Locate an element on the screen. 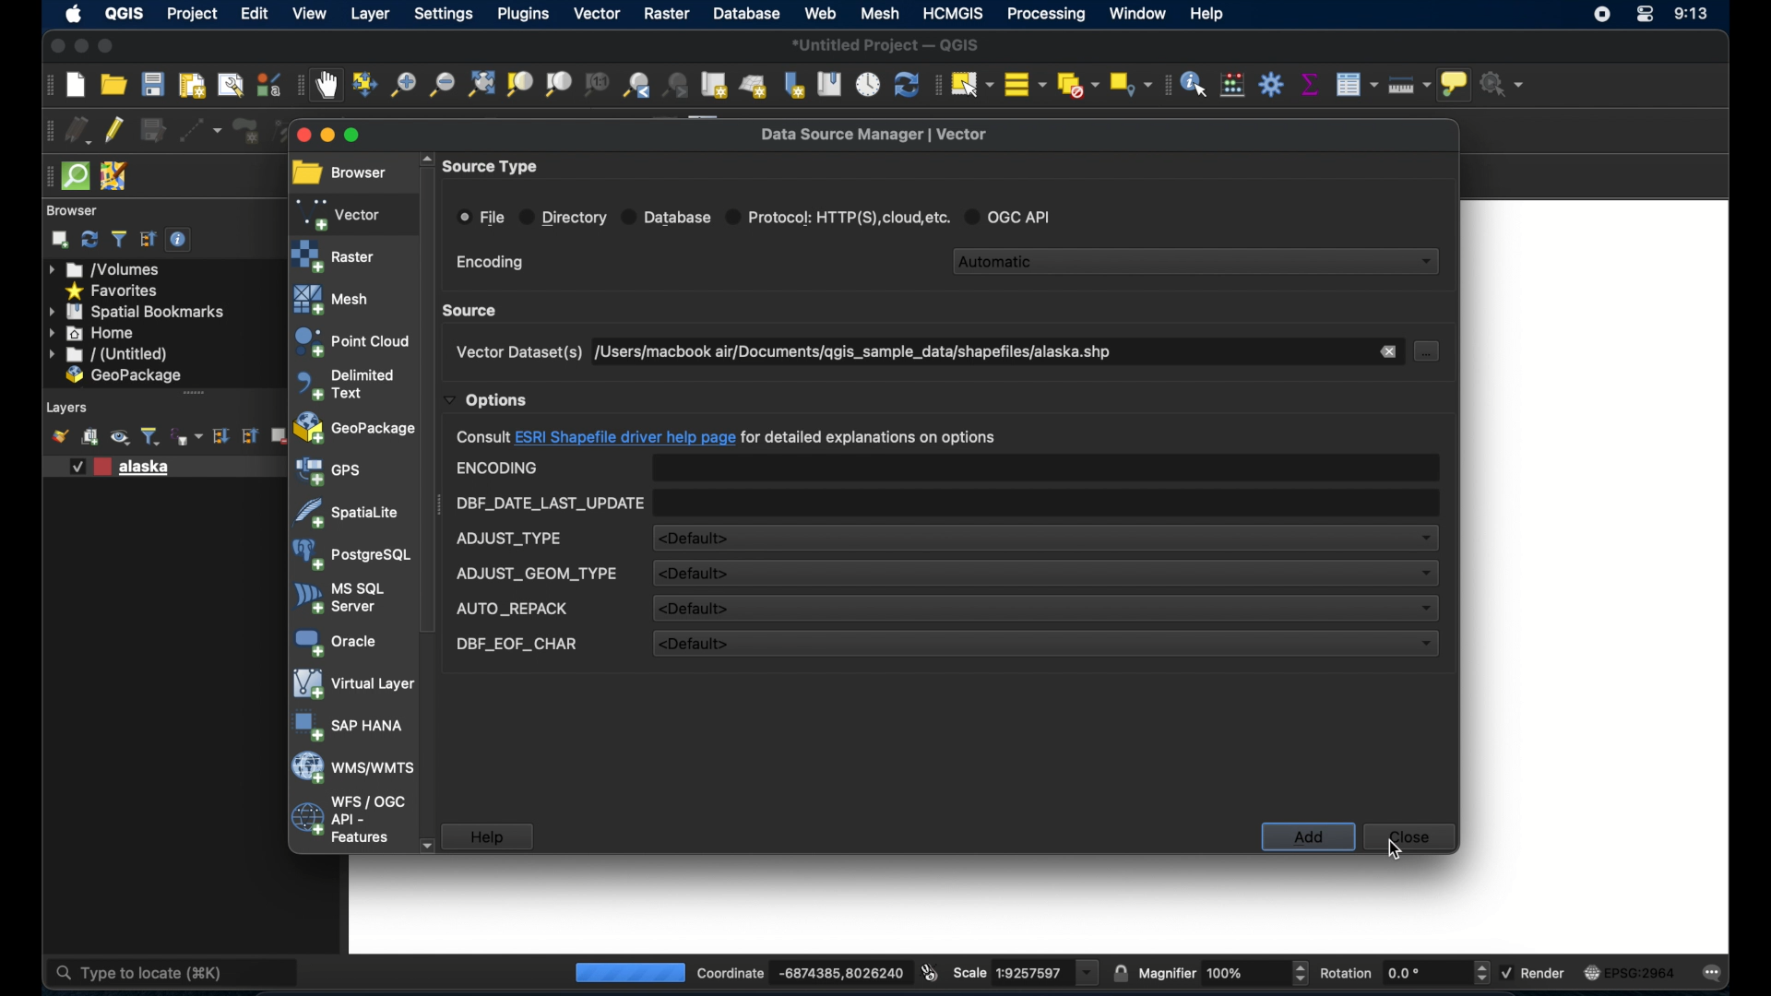 The image size is (1771, 996). Jsers/macbook air/Documents/qgis_sample_data/shapefiles/alaska.shp is located at coordinates (864, 351).